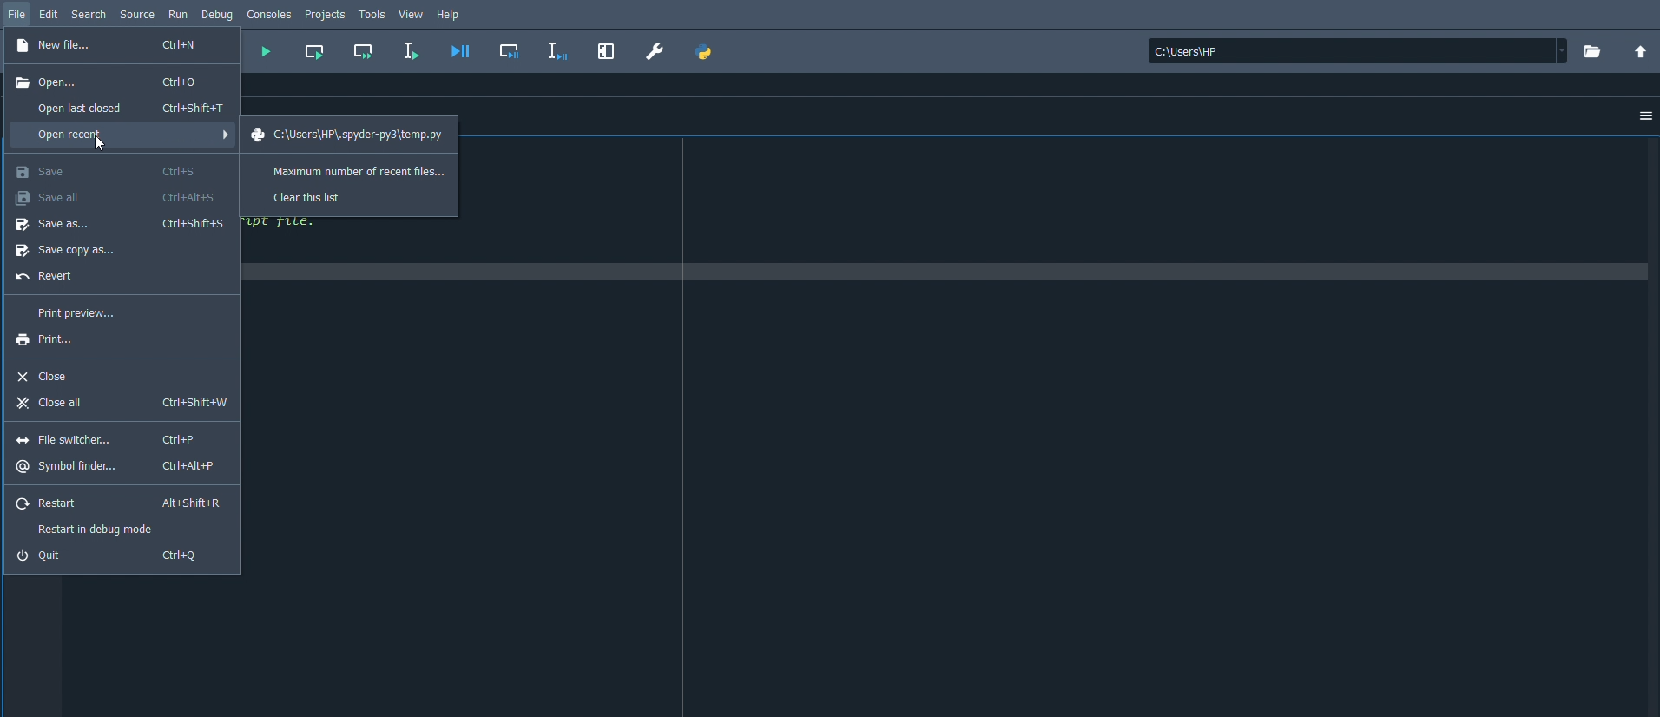 This screenshot has height=717, width=1660. Describe the element at coordinates (118, 467) in the screenshot. I see `Symbol finder` at that location.